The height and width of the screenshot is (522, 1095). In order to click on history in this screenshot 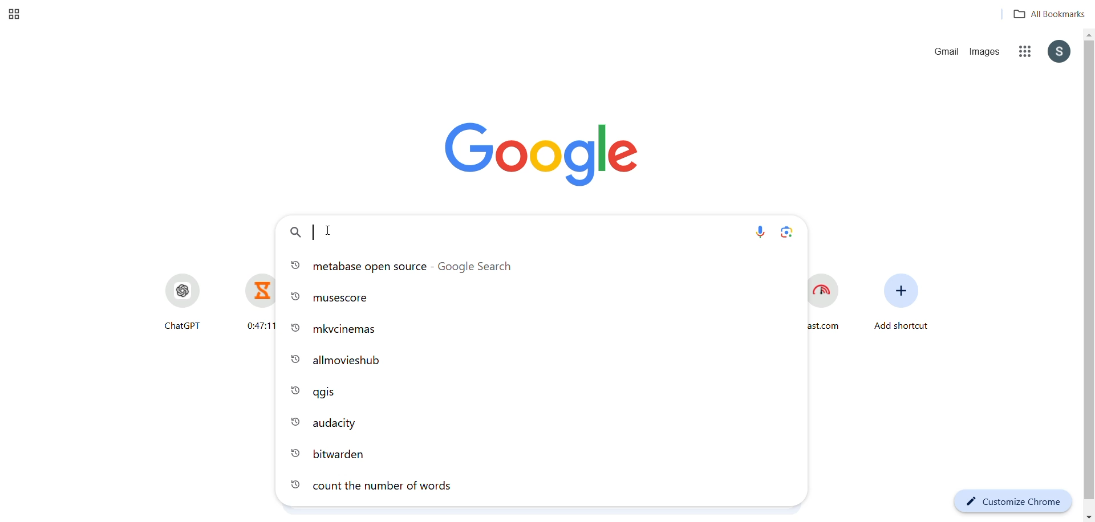, I will do `click(543, 383)`.